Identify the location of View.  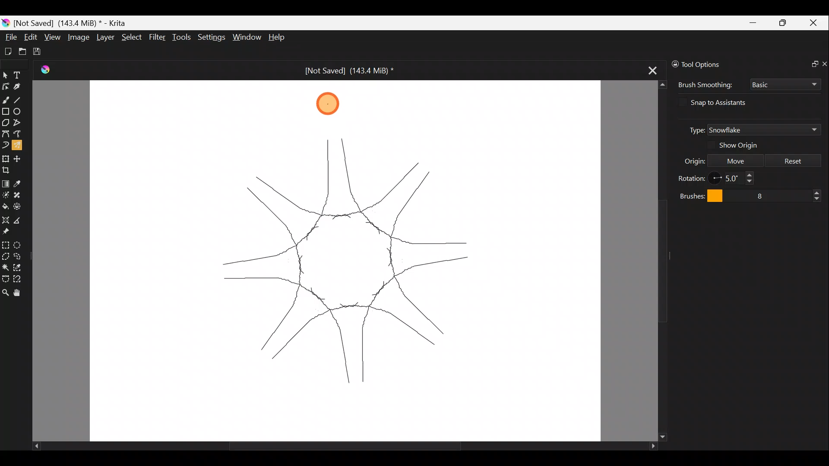
(52, 37).